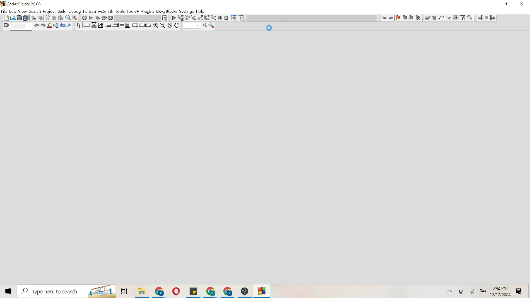  What do you see at coordinates (101, 18) in the screenshot?
I see `Reverse` at bounding box center [101, 18].